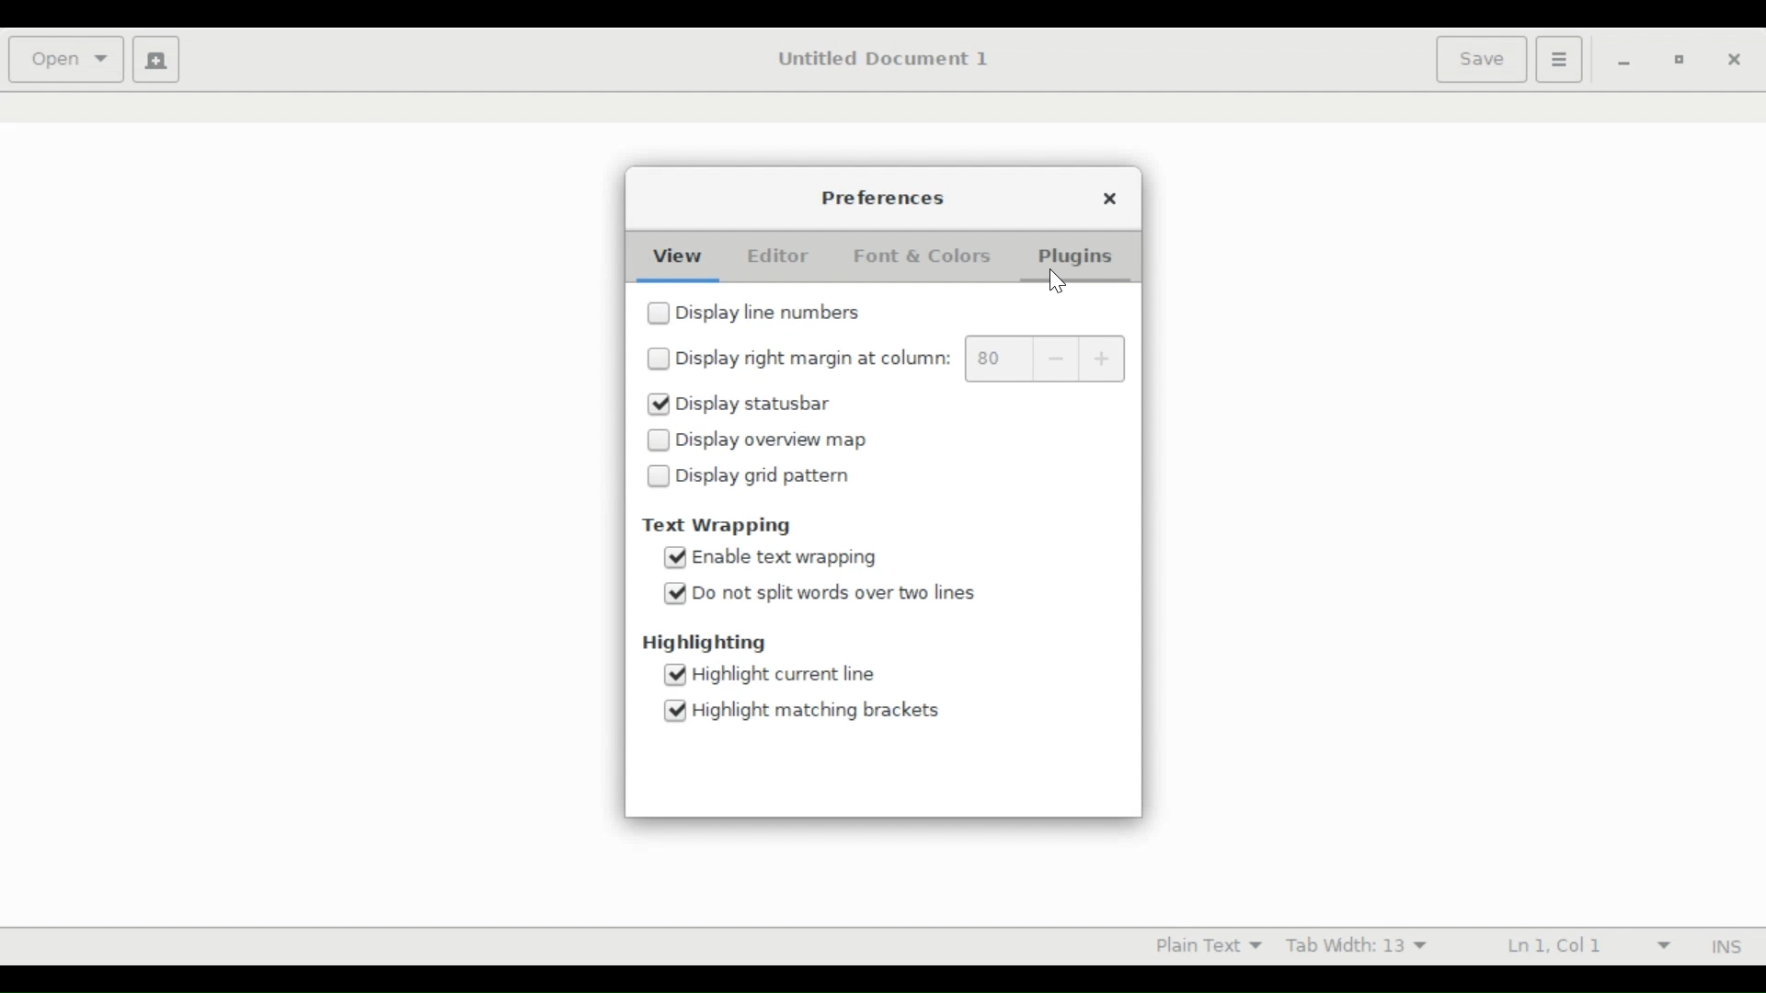 The height and width of the screenshot is (993, 1766). Describe the element at coordinates (997, 359) in the screenshot. I see `80` at that location.